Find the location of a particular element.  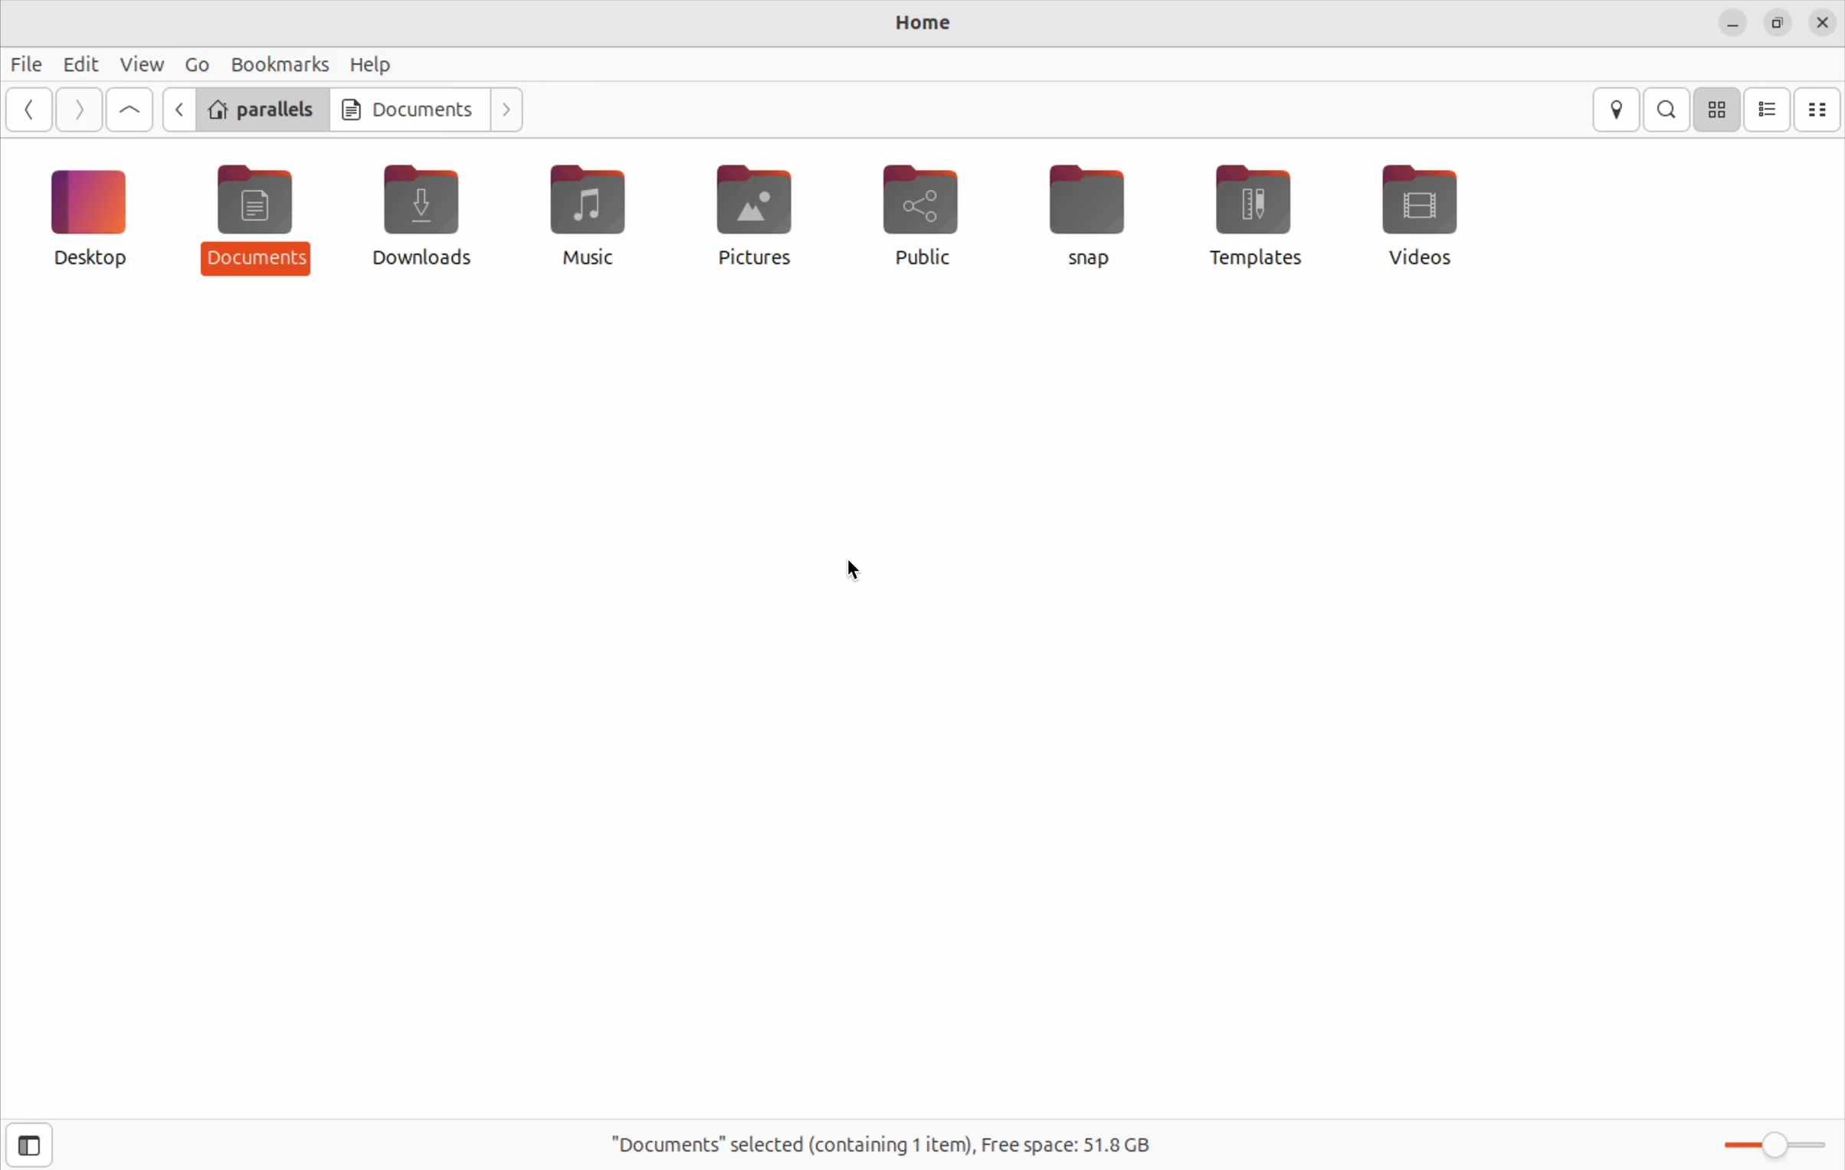

Videos is located at coordinates (1421, 224).